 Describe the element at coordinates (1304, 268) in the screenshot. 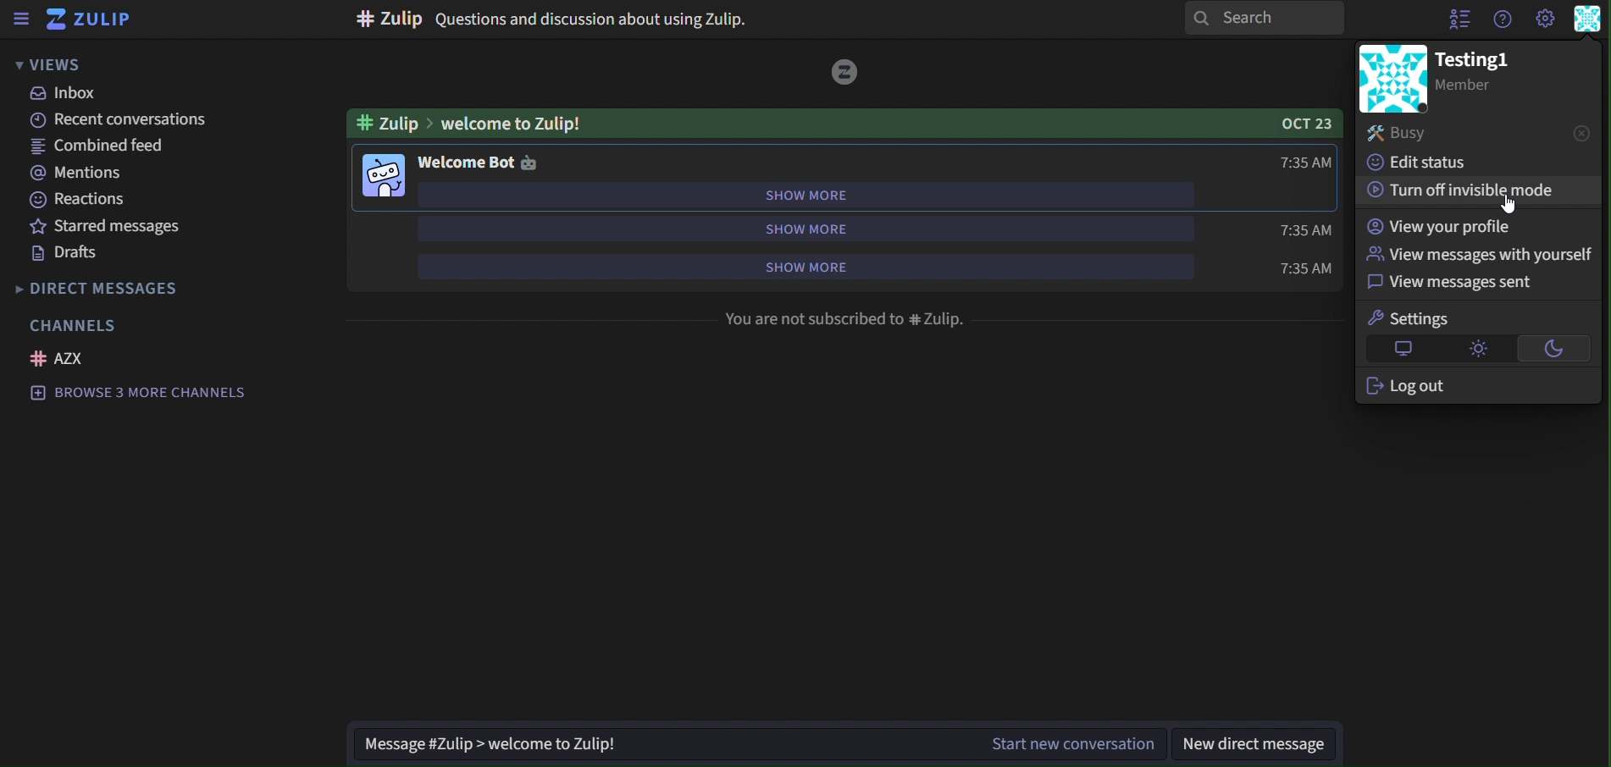

I see `time` at that location.